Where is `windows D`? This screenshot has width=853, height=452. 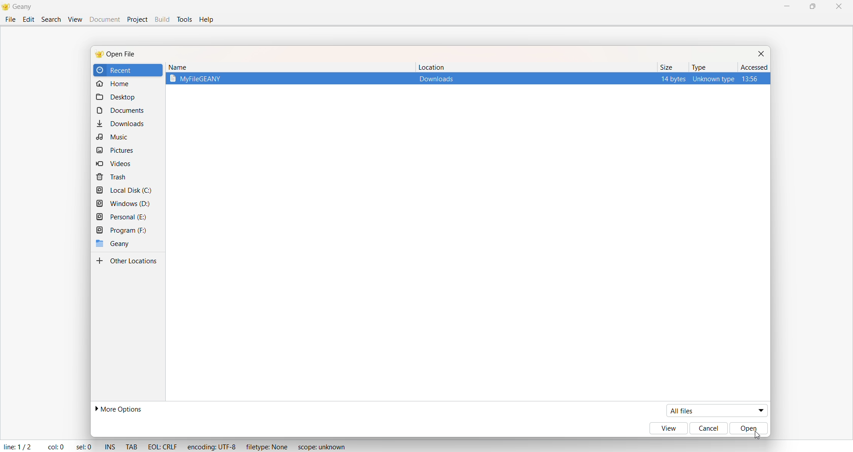
windows D is located at coordinates (124, 203).